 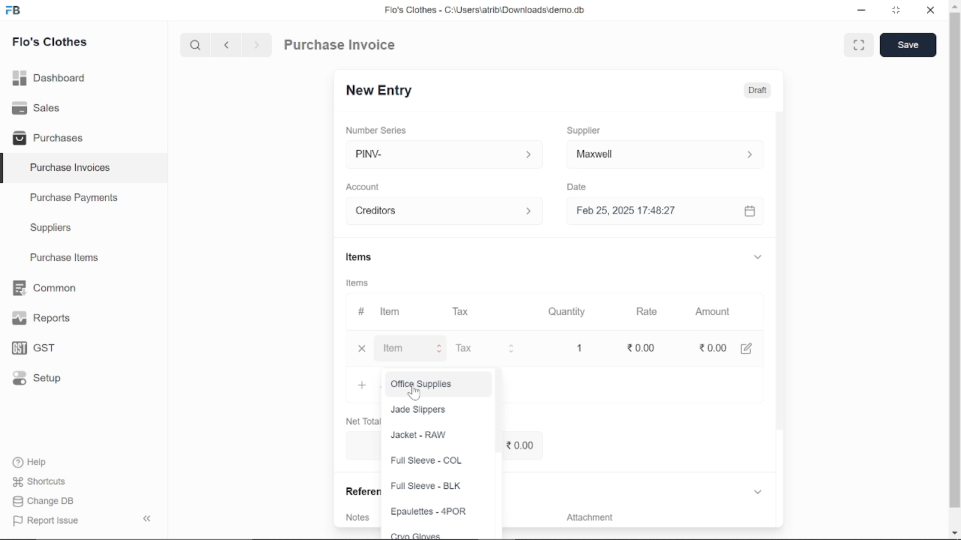 What do you see at coordinates (29, 349) in the screenshot?
I see `GST` at bounding box center [29, 349].